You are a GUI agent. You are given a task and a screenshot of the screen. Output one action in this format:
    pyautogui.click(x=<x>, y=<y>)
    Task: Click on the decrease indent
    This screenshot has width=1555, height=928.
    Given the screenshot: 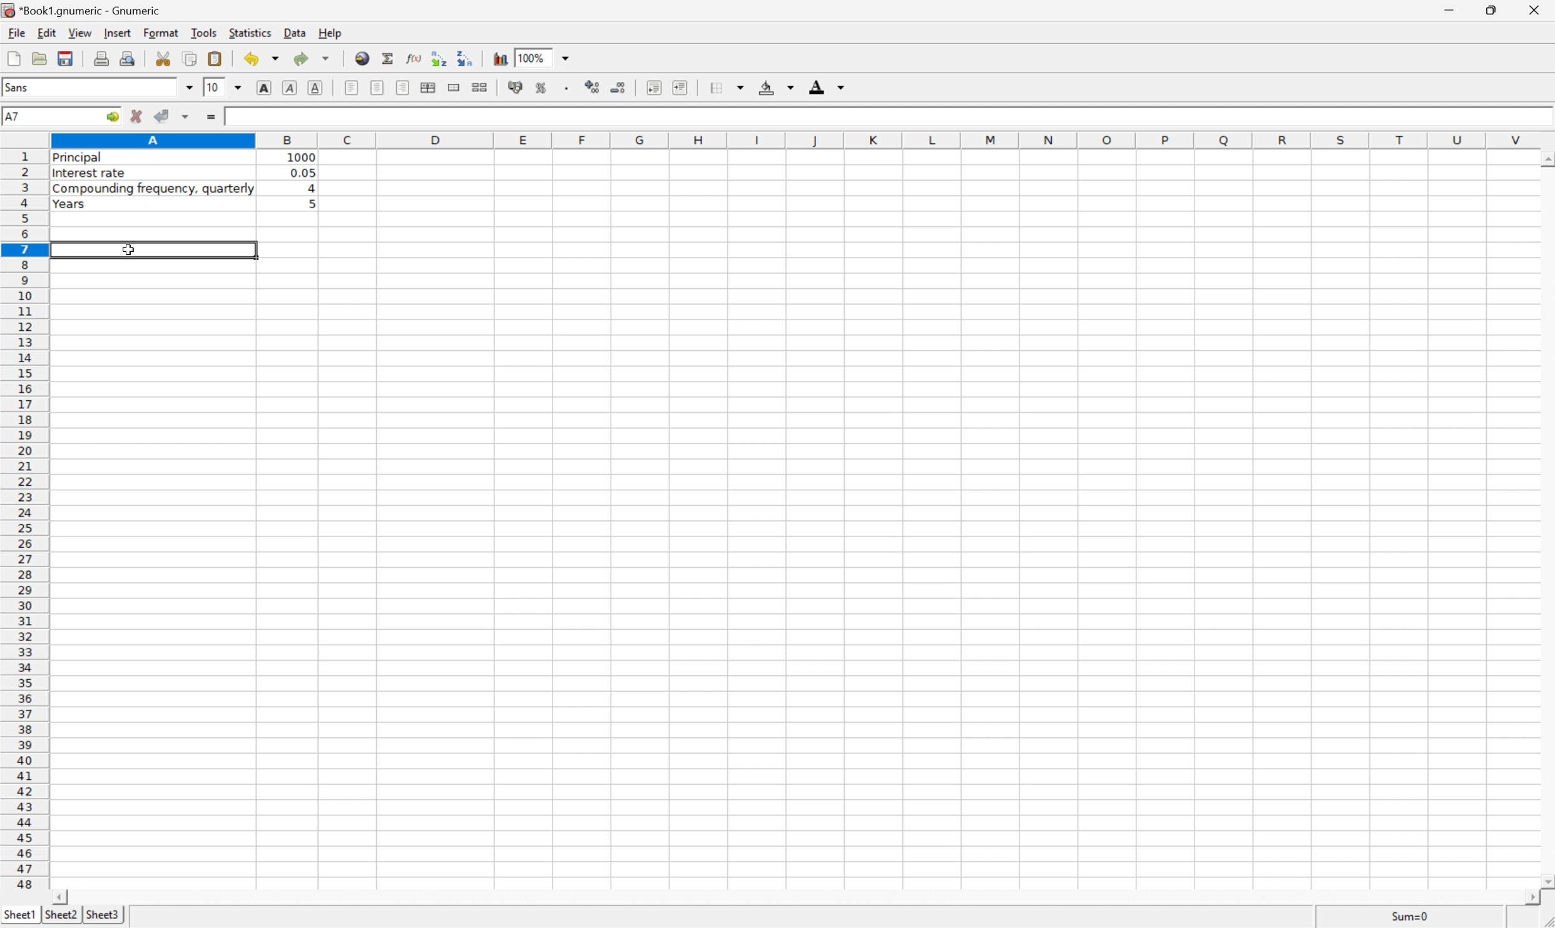 What is the action you would take?
    pyautogui.click(x=654, y=87)
    